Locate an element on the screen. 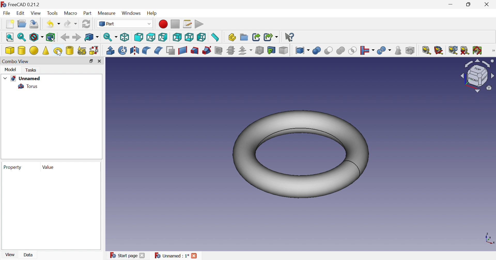  Top is located at coordinates (164, 37).